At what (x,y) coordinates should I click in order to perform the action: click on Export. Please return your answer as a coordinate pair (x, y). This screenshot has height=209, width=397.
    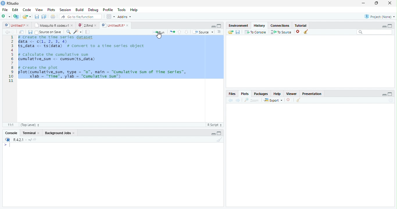
    Looking at the image, I should click on (273, 101).